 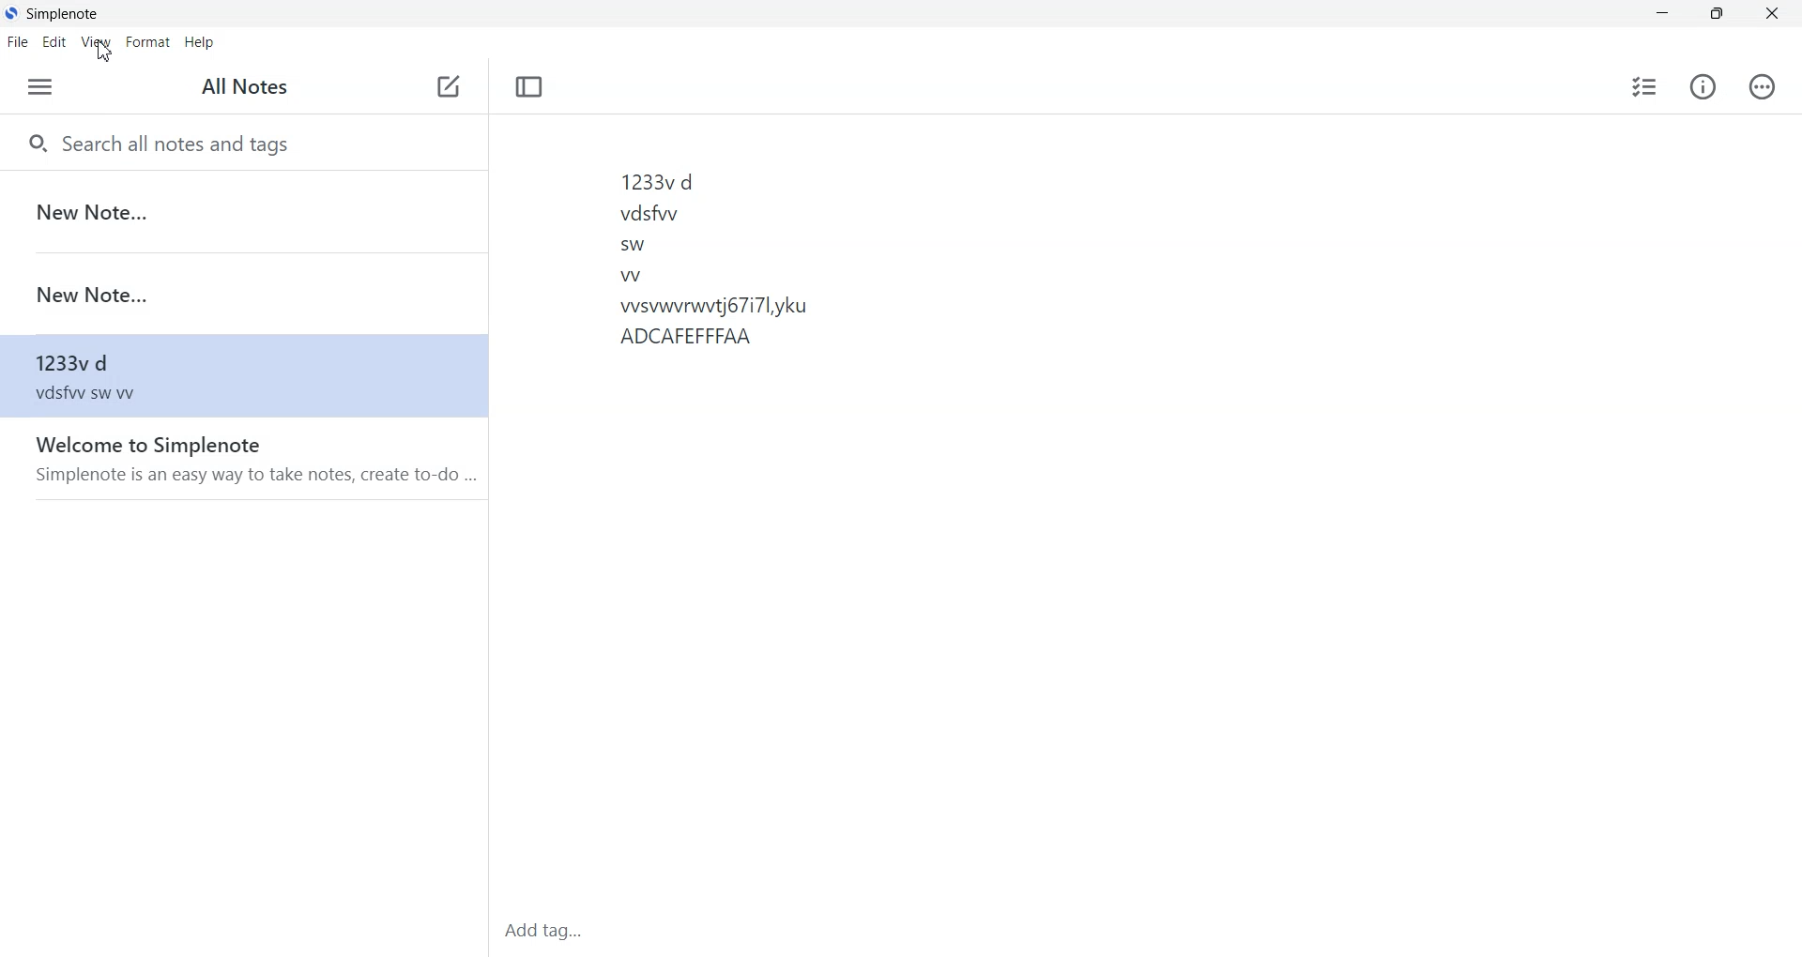 I want to click on Cursor, so click(x=106, y=52).